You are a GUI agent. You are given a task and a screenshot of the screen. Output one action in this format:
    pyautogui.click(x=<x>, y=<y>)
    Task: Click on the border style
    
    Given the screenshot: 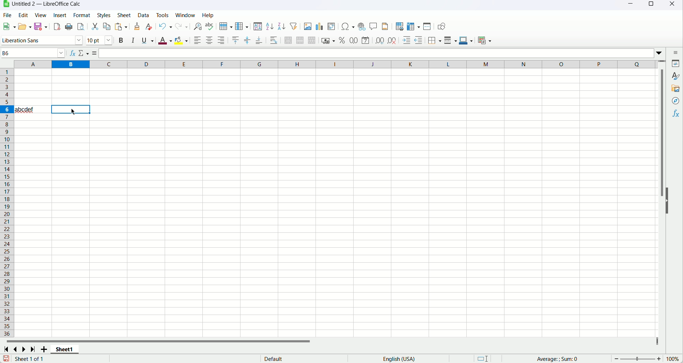 What is the action you would take?
    pyautogui.click(x=450, y=41)
    